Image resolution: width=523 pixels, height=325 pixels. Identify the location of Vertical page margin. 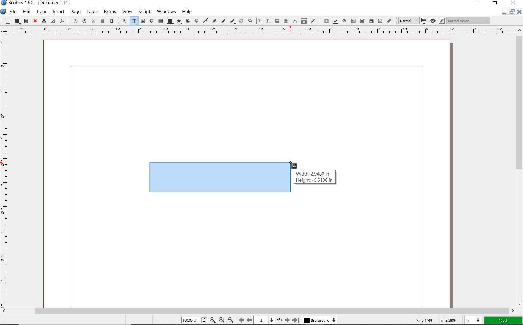
(256, 31).